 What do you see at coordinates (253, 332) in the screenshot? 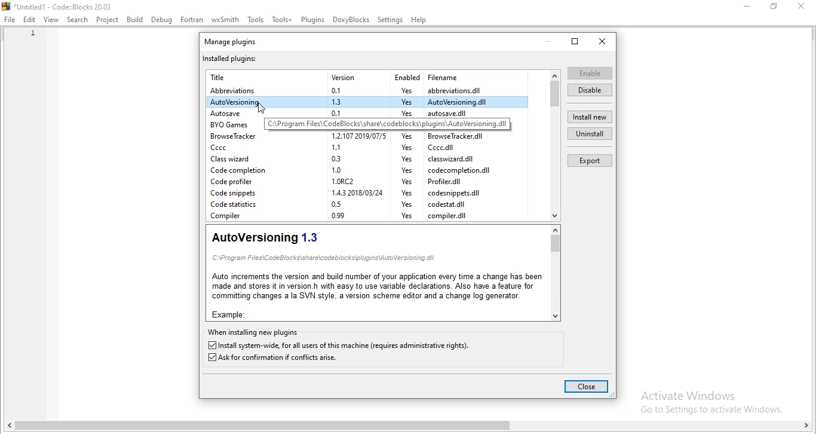
I see `when installing new pluginsa` at bounding box center [253, 332].